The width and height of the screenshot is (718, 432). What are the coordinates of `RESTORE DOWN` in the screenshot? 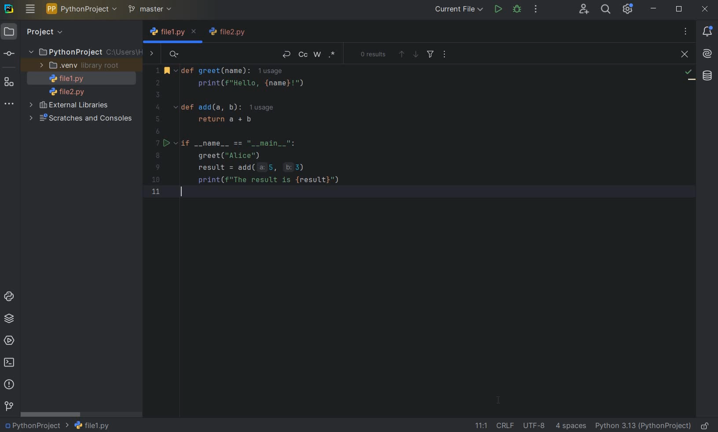 It's located at (679, 10).